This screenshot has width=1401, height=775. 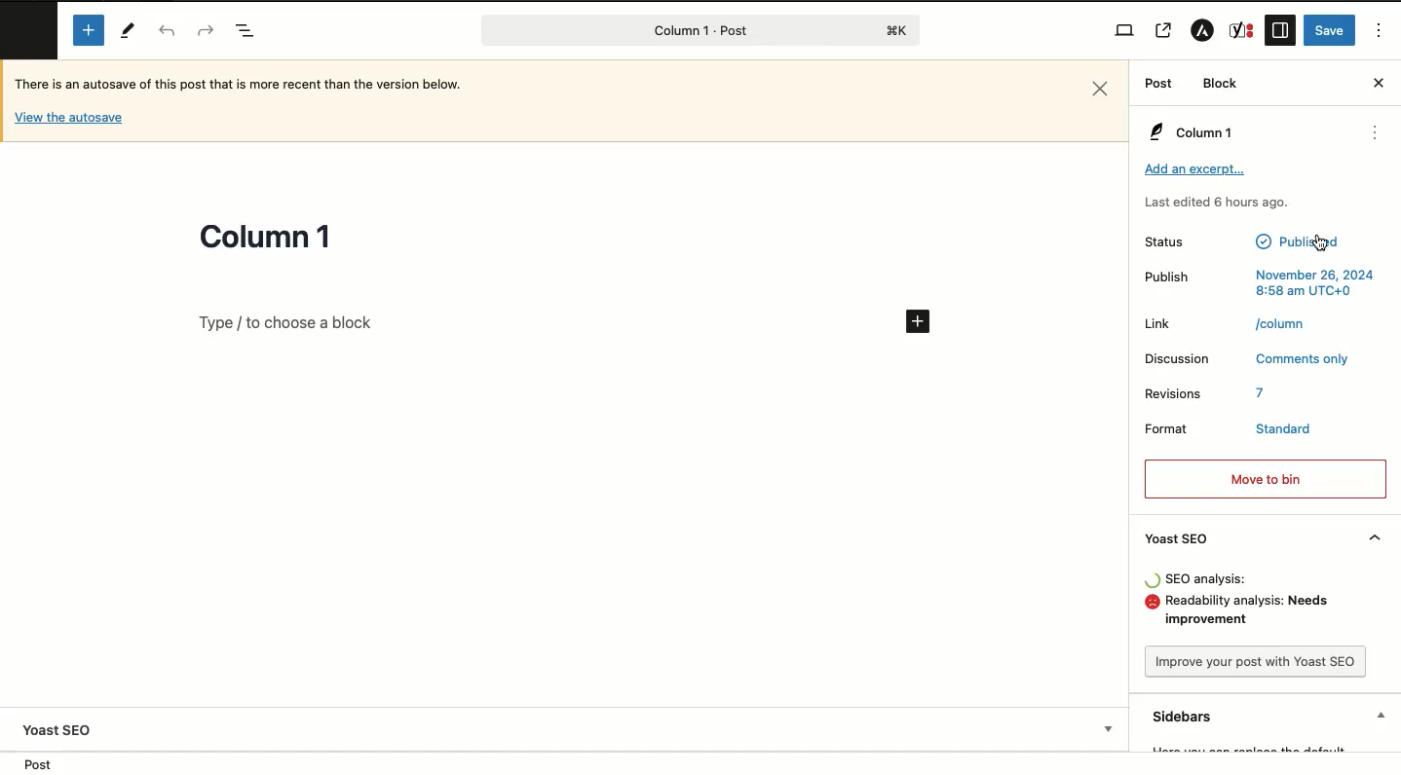 What do you see at coordinates (704, 764) in the screenshot?
I see `Post` at bounding box center [704, 764].